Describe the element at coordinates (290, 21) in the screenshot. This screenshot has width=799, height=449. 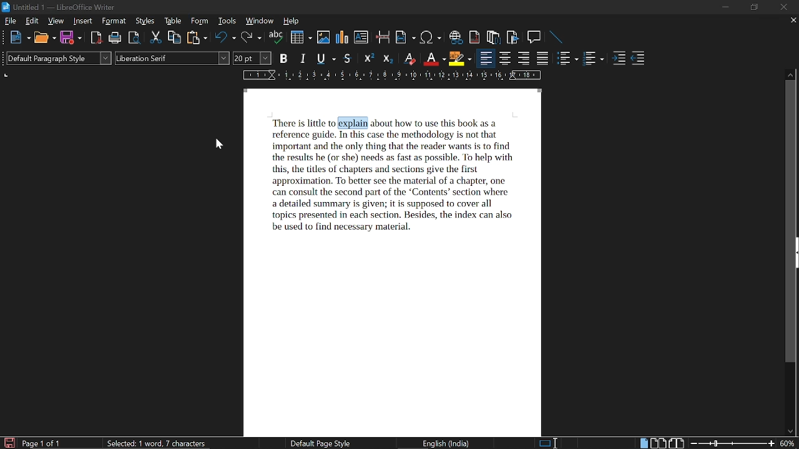
I see `help` at that location.